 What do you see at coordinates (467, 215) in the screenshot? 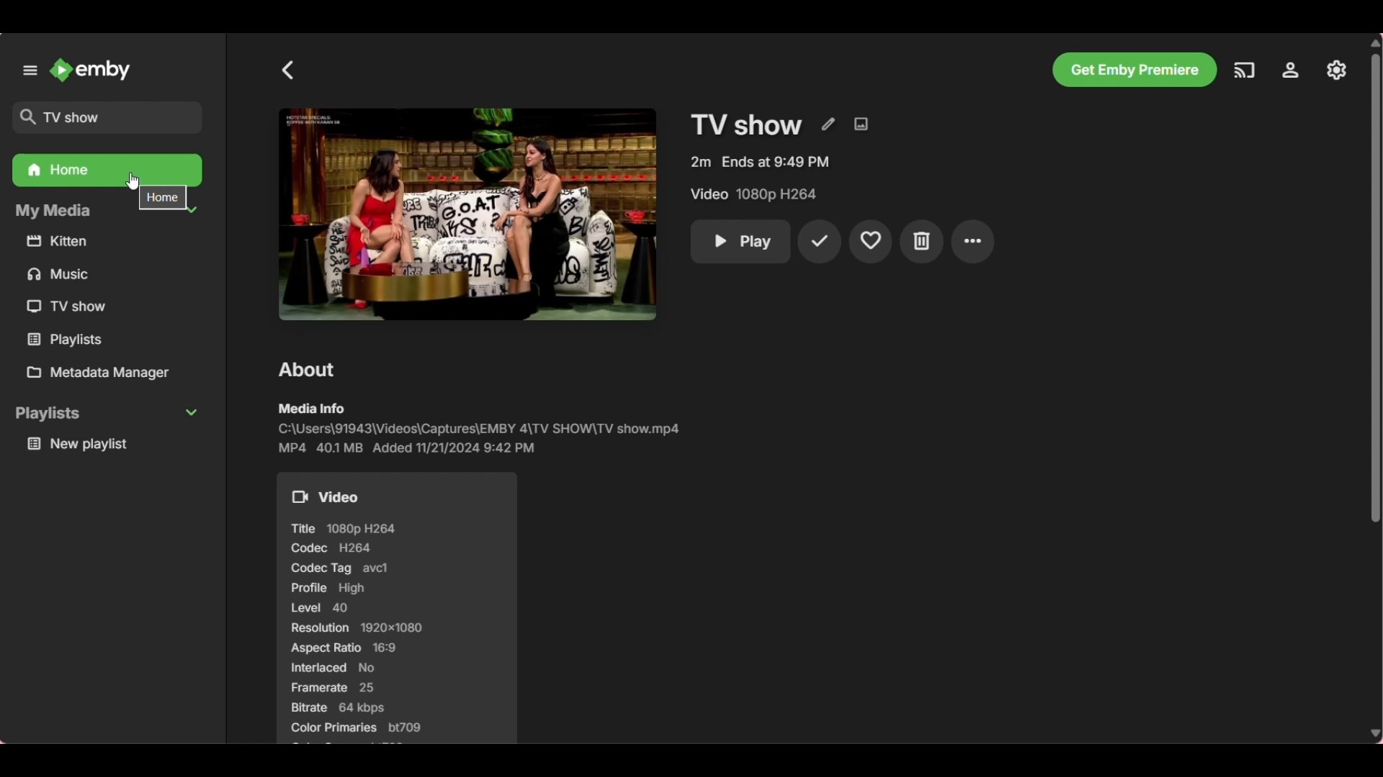
I see `Preview of TV show` at bounding box center [467, 215].